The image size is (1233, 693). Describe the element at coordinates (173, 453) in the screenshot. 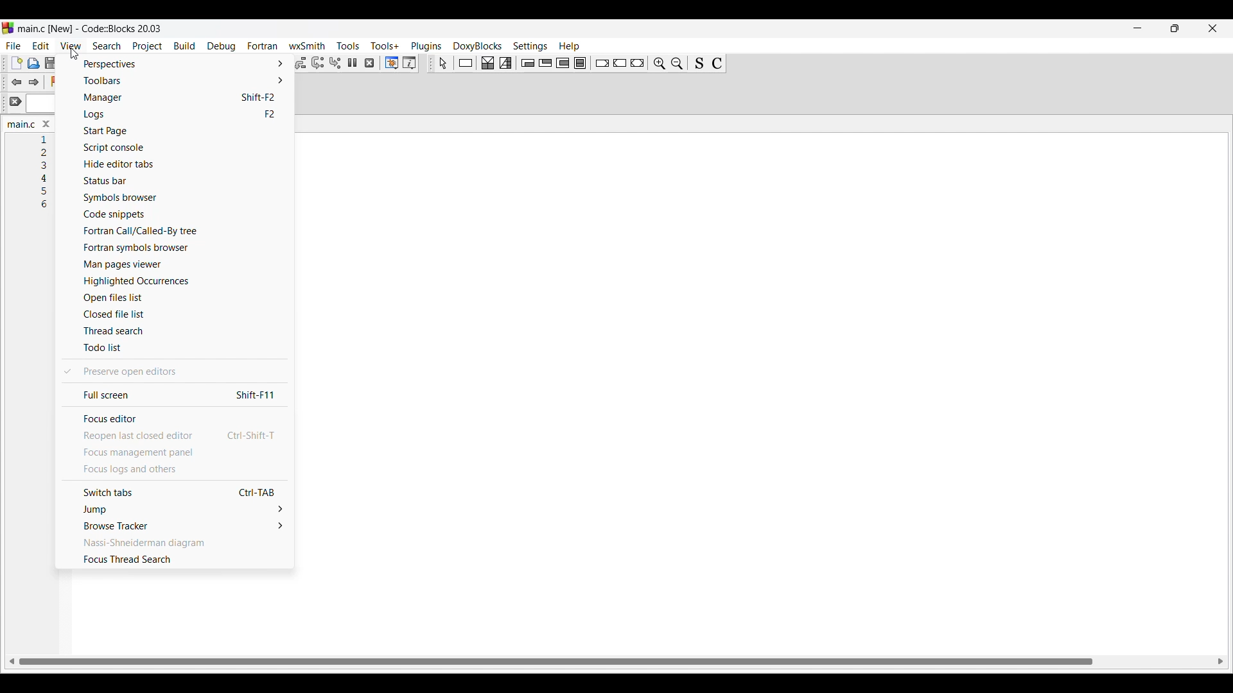

I see `Focus management panel` at that location.